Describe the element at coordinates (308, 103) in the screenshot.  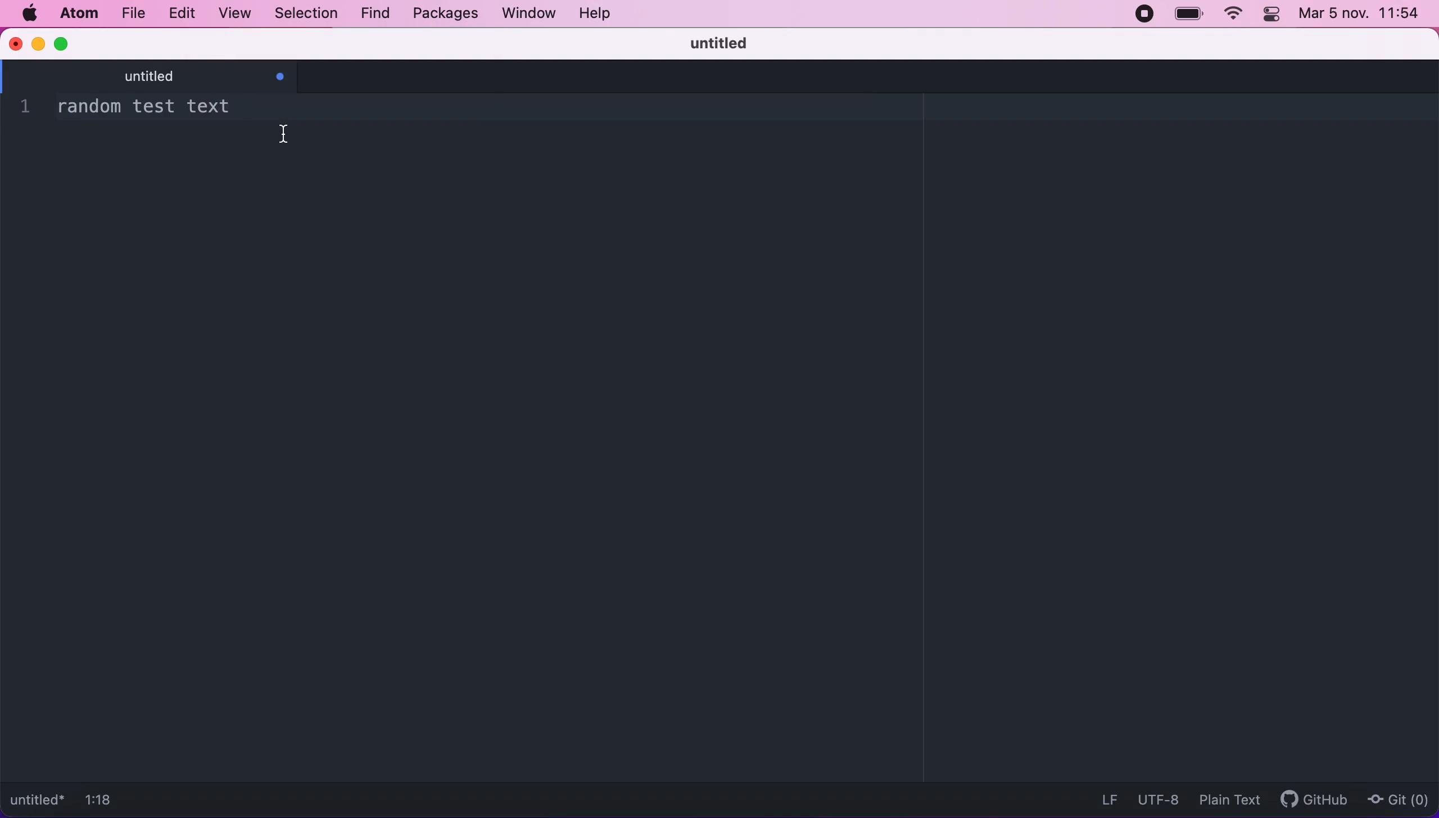
I see `increased font text` at that location.